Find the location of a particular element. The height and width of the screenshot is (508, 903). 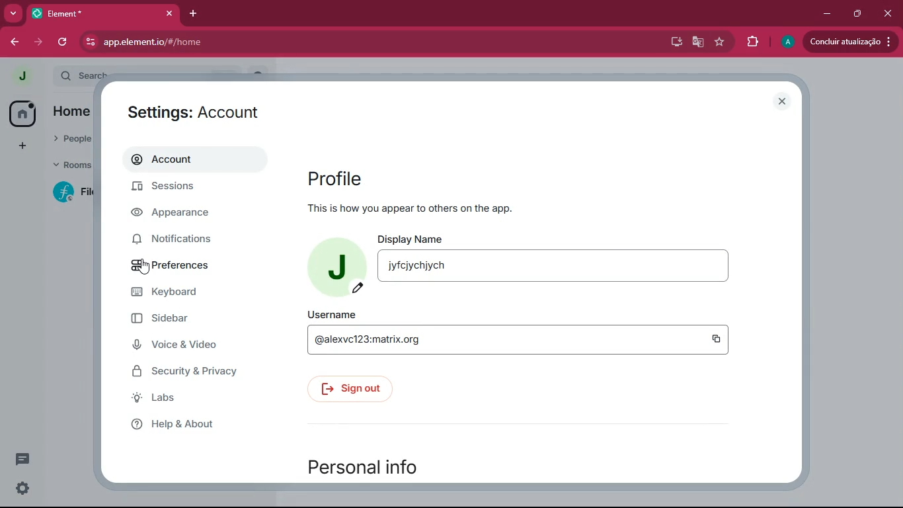

close is located at coordinates (886, 13).